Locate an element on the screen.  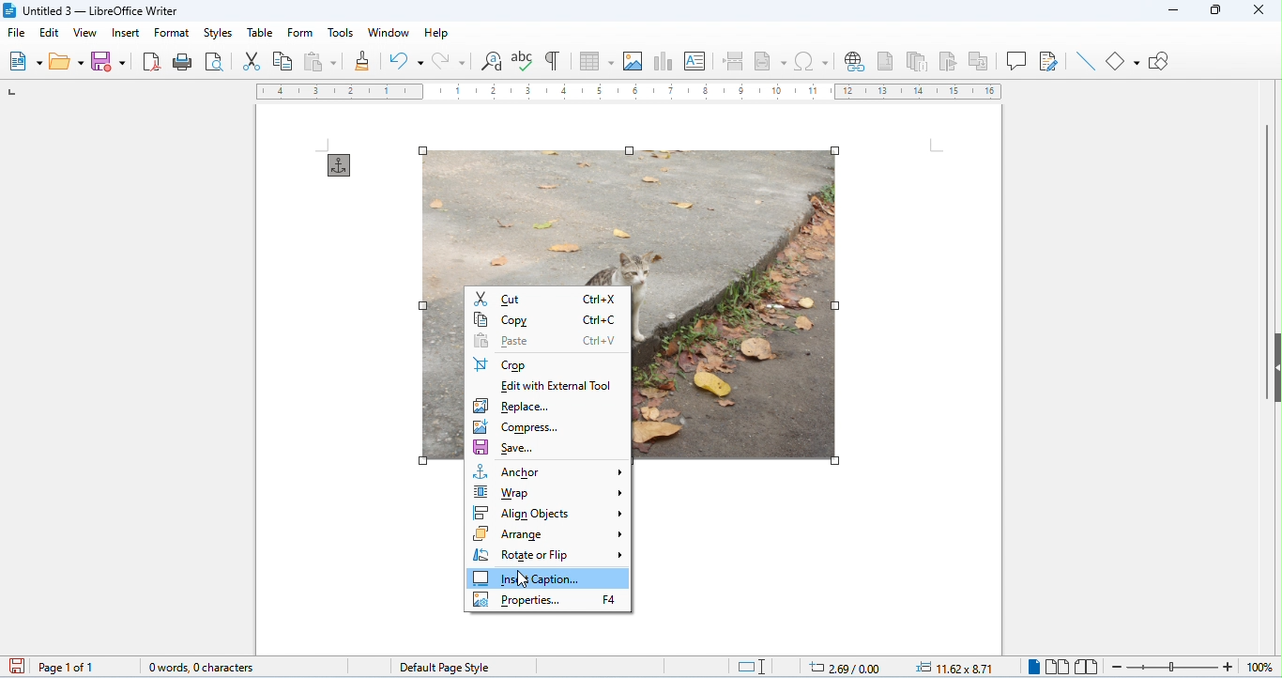
page break is located at coordinates (736, 61).